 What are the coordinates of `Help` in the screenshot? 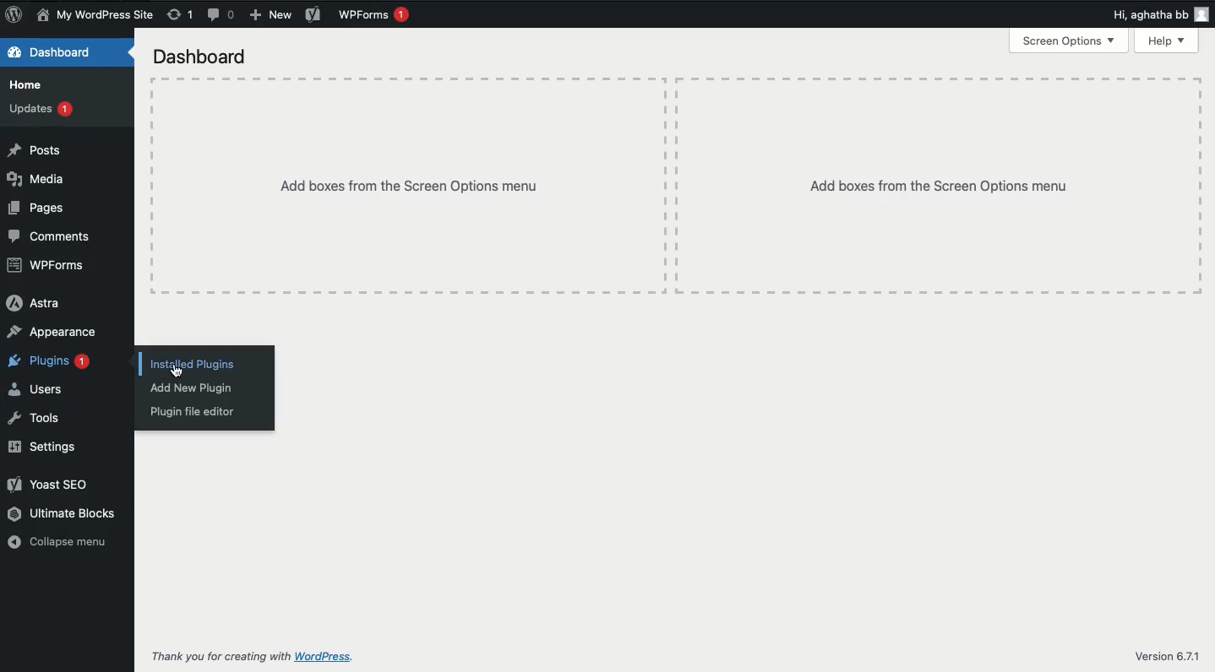 It's located at (1169, 41).